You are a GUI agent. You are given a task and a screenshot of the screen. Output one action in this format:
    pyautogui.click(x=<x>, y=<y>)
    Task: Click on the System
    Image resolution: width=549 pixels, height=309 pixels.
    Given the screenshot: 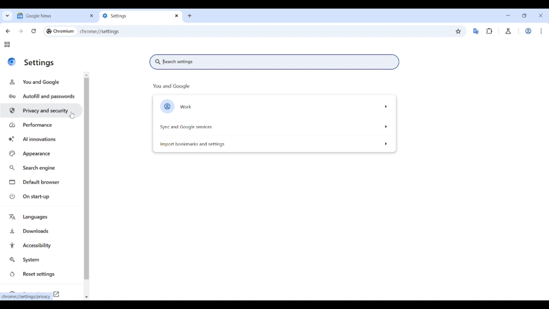 What is the action you would take?
    pyautogui.click(x=41, y=260)
    